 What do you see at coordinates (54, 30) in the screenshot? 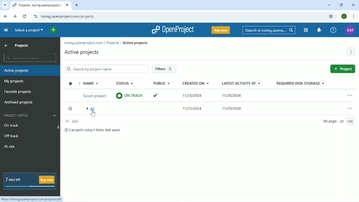
I see `Open quick add menu` at bounding box center [54, 30].